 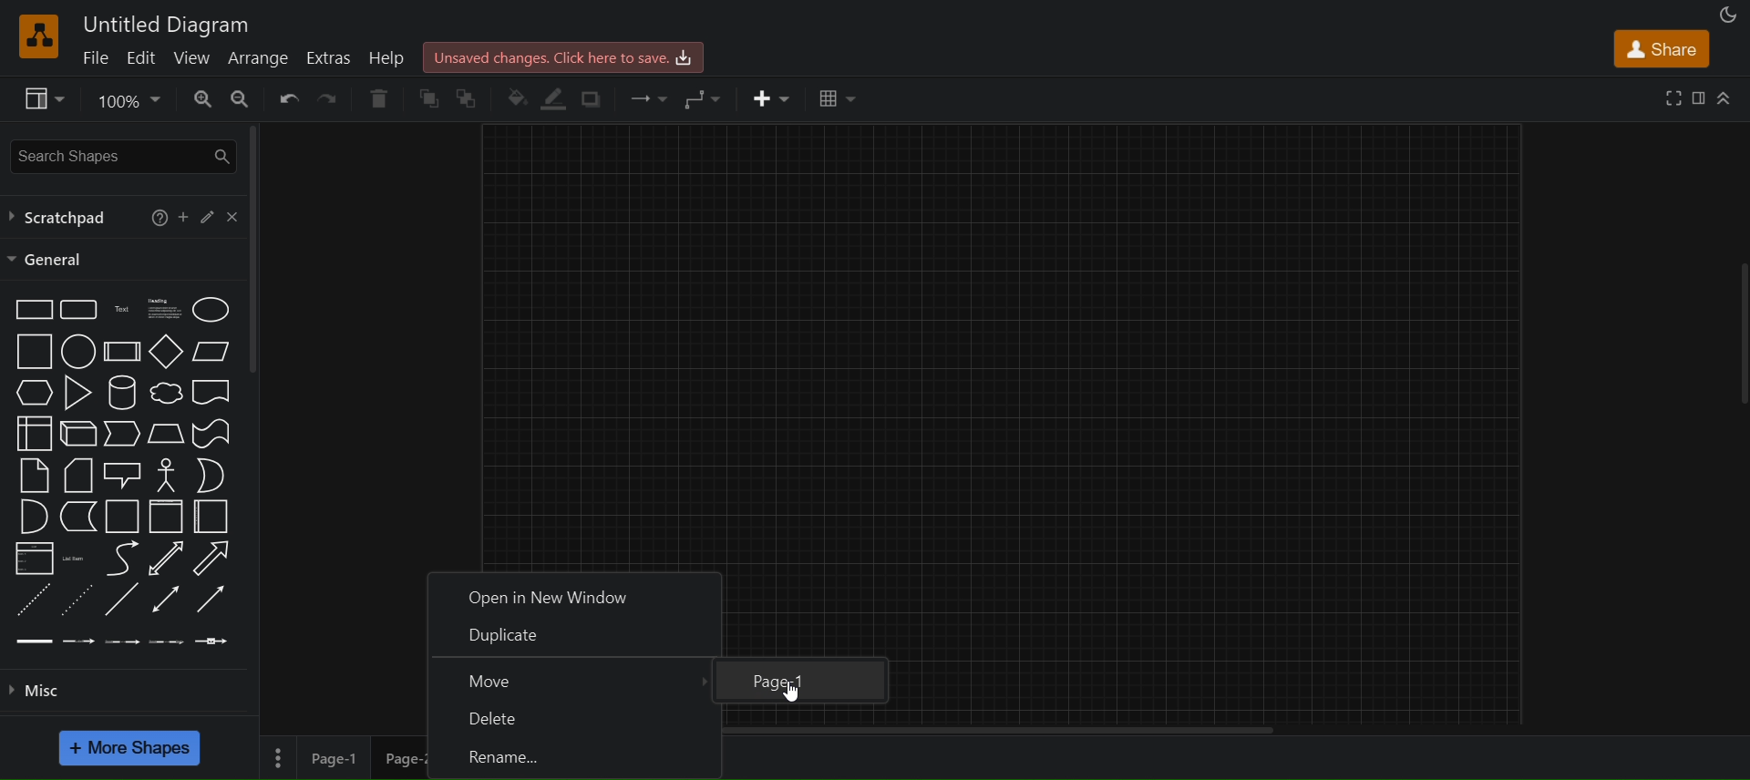 I want to click on link, so click(x=35, y=640).